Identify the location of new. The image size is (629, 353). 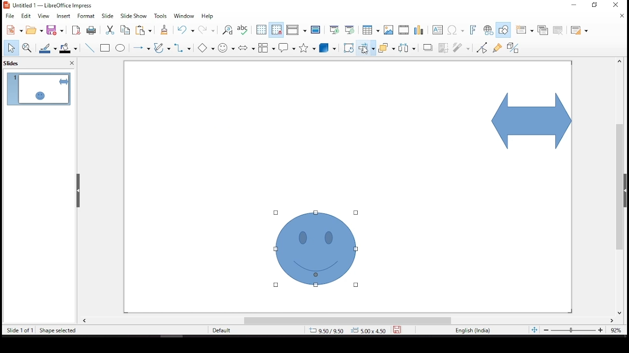
(12, 30).